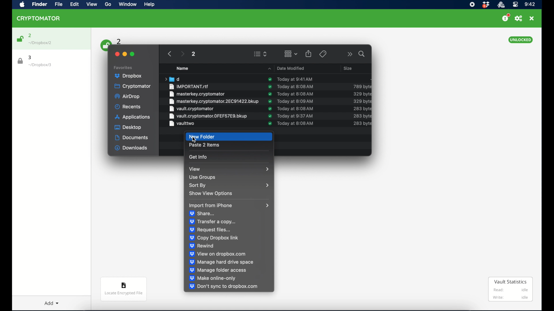 Image resolution: width=554 pixels, height=311 pixels. I want to click on cryptomator, so click(132, 86).